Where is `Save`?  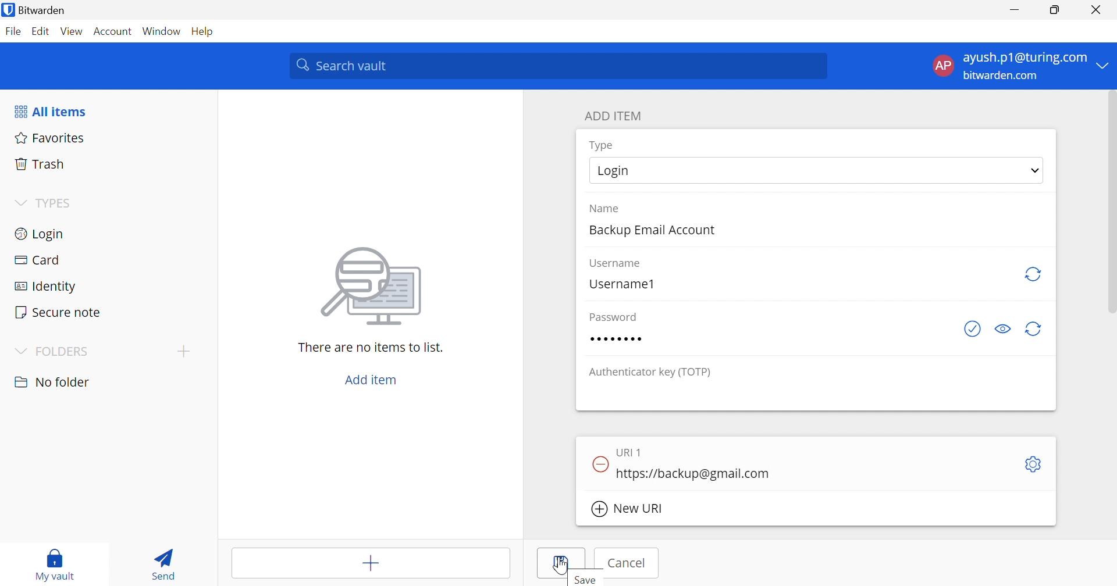 Save is located at coordinates (586, 580).